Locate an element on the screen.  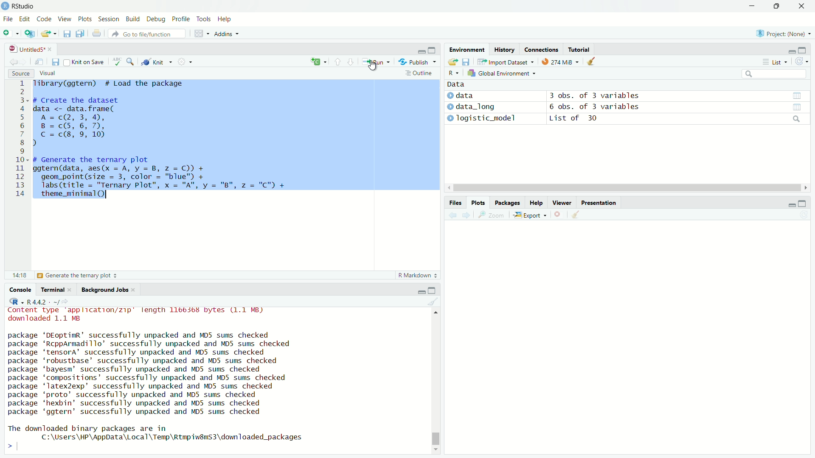
clear is located at coordinates (433, 303).